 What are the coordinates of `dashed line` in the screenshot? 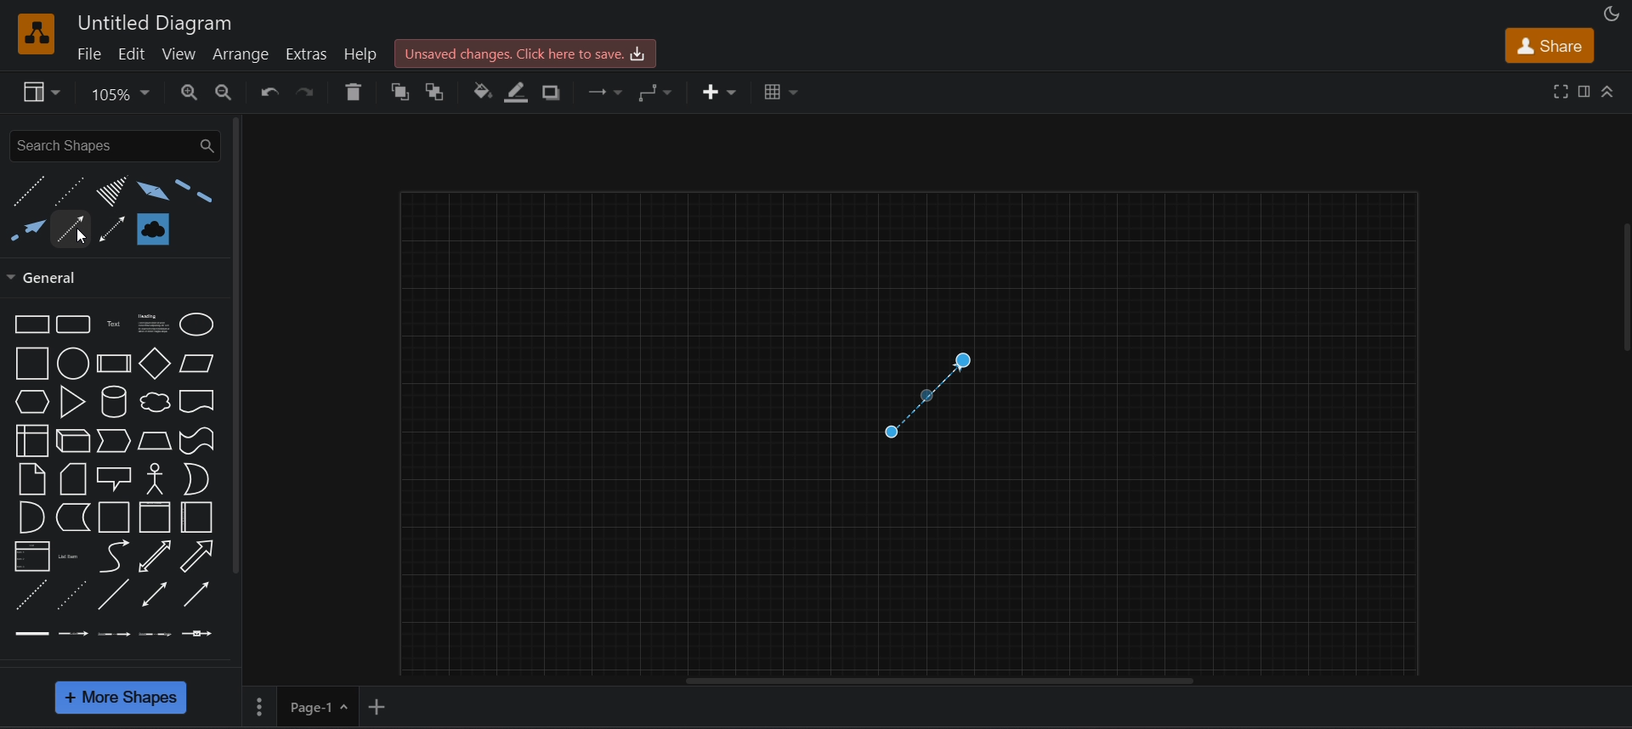 It's located at (26, 594).